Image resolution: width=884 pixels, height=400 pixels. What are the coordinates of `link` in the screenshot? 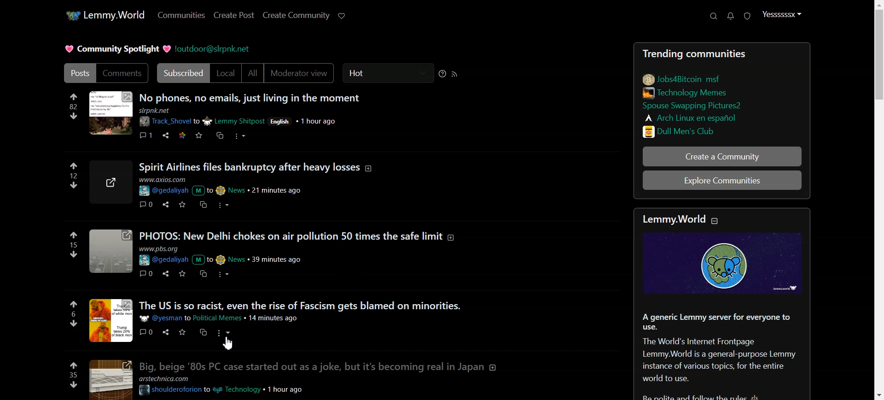 It's located at (181, 135).